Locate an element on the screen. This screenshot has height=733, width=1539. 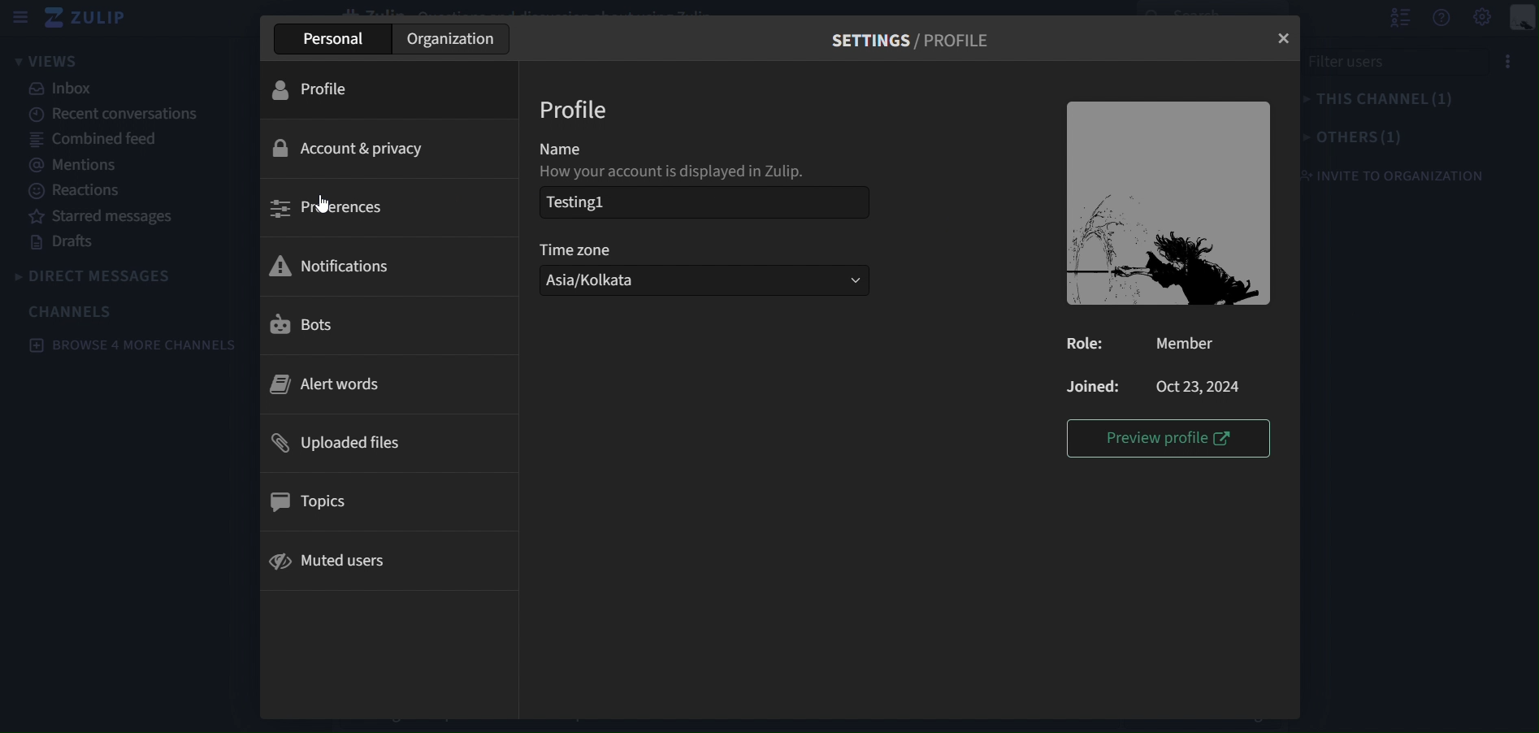
this channels is located at coordinates (1390, 100).